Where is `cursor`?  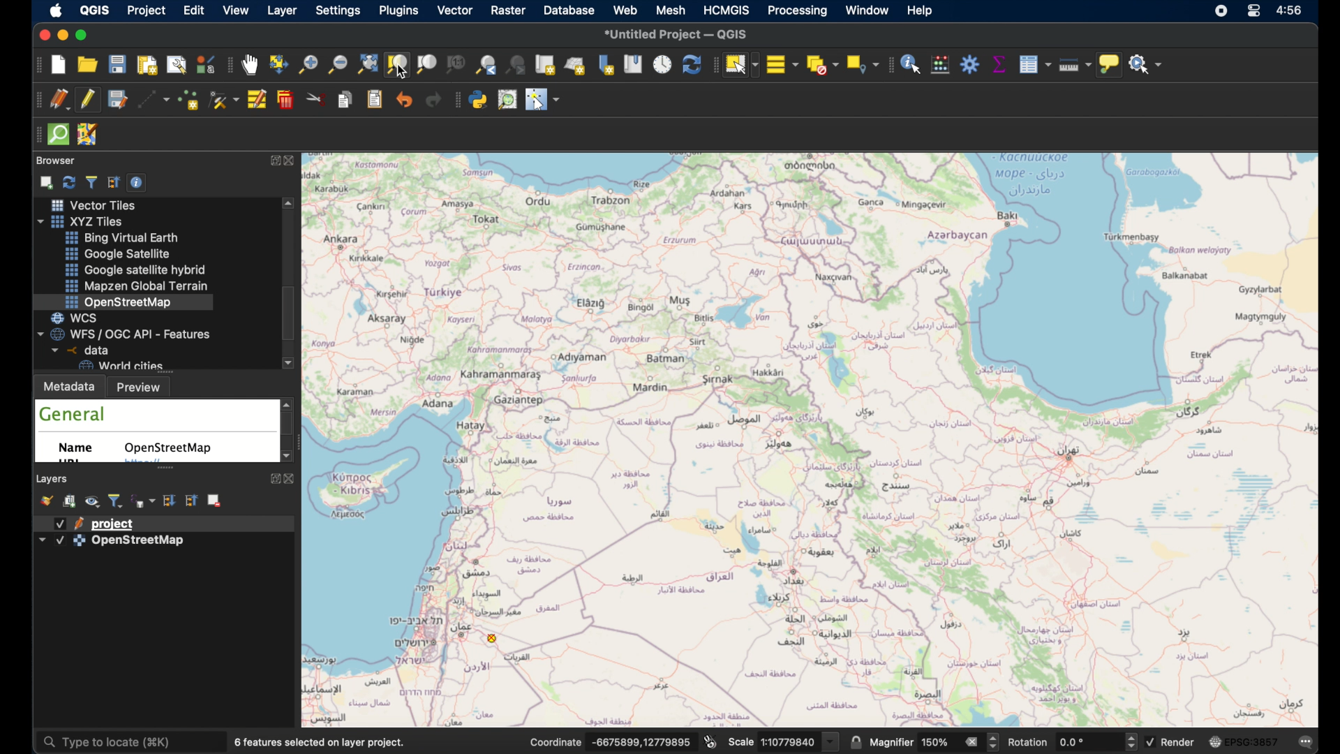 cursor is located at coordinates (403, 72).